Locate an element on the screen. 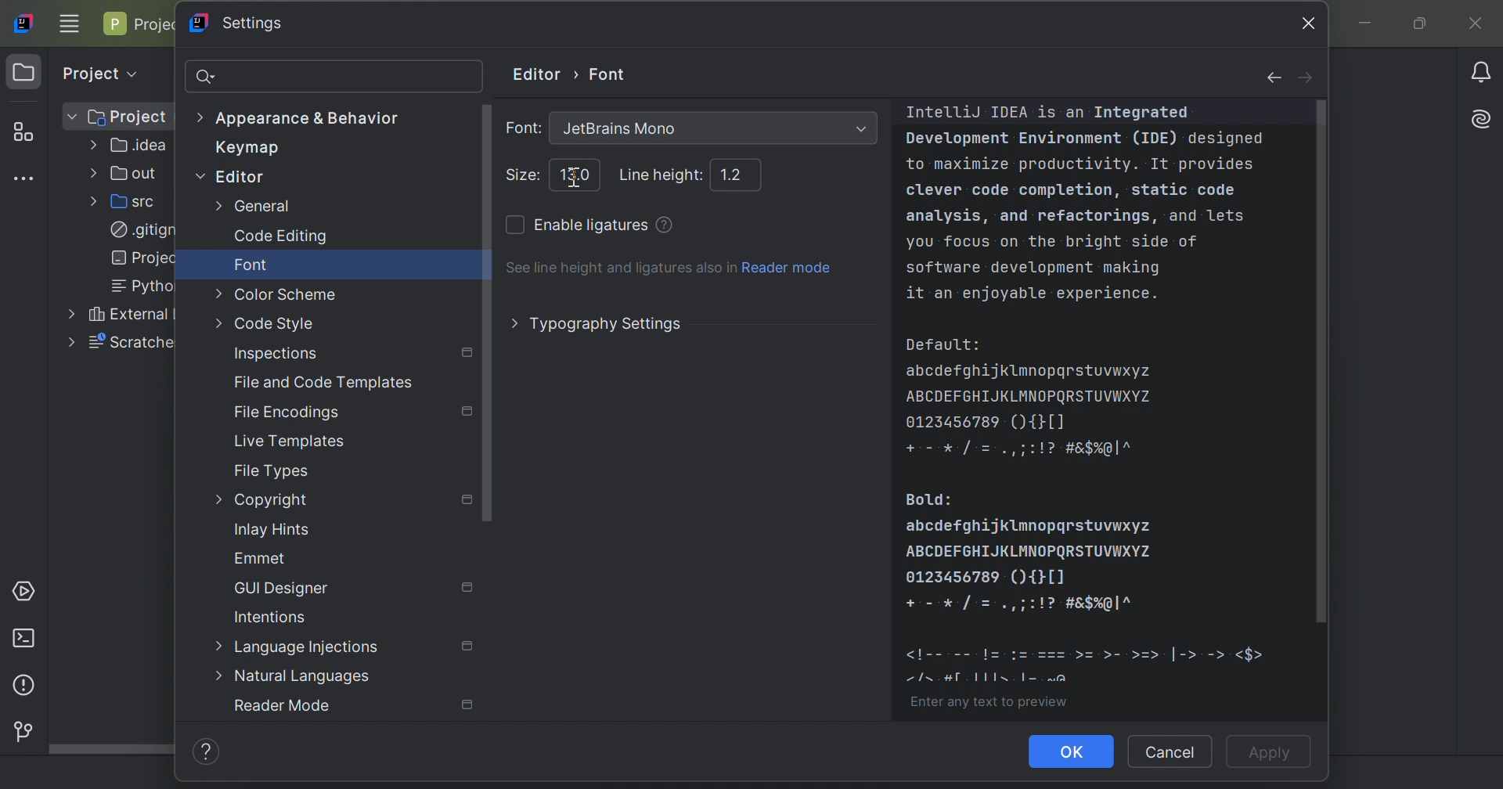 The image size is (1503, 789). Inspections is located at coordinates (276, 354).